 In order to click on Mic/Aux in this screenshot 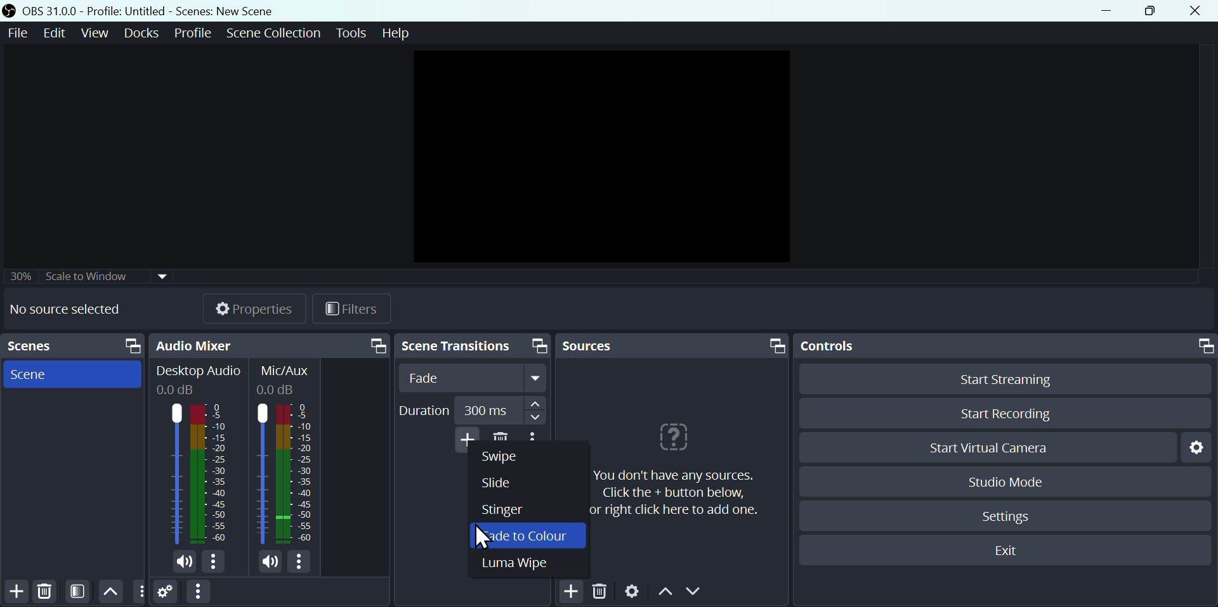, I will do `click(284, 377)`.